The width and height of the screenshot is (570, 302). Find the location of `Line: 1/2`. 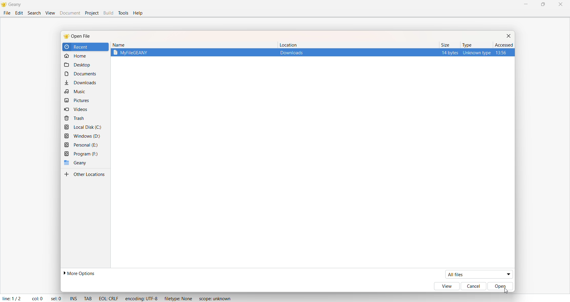

Line: 1/2 is located at coordinates (12, 298).